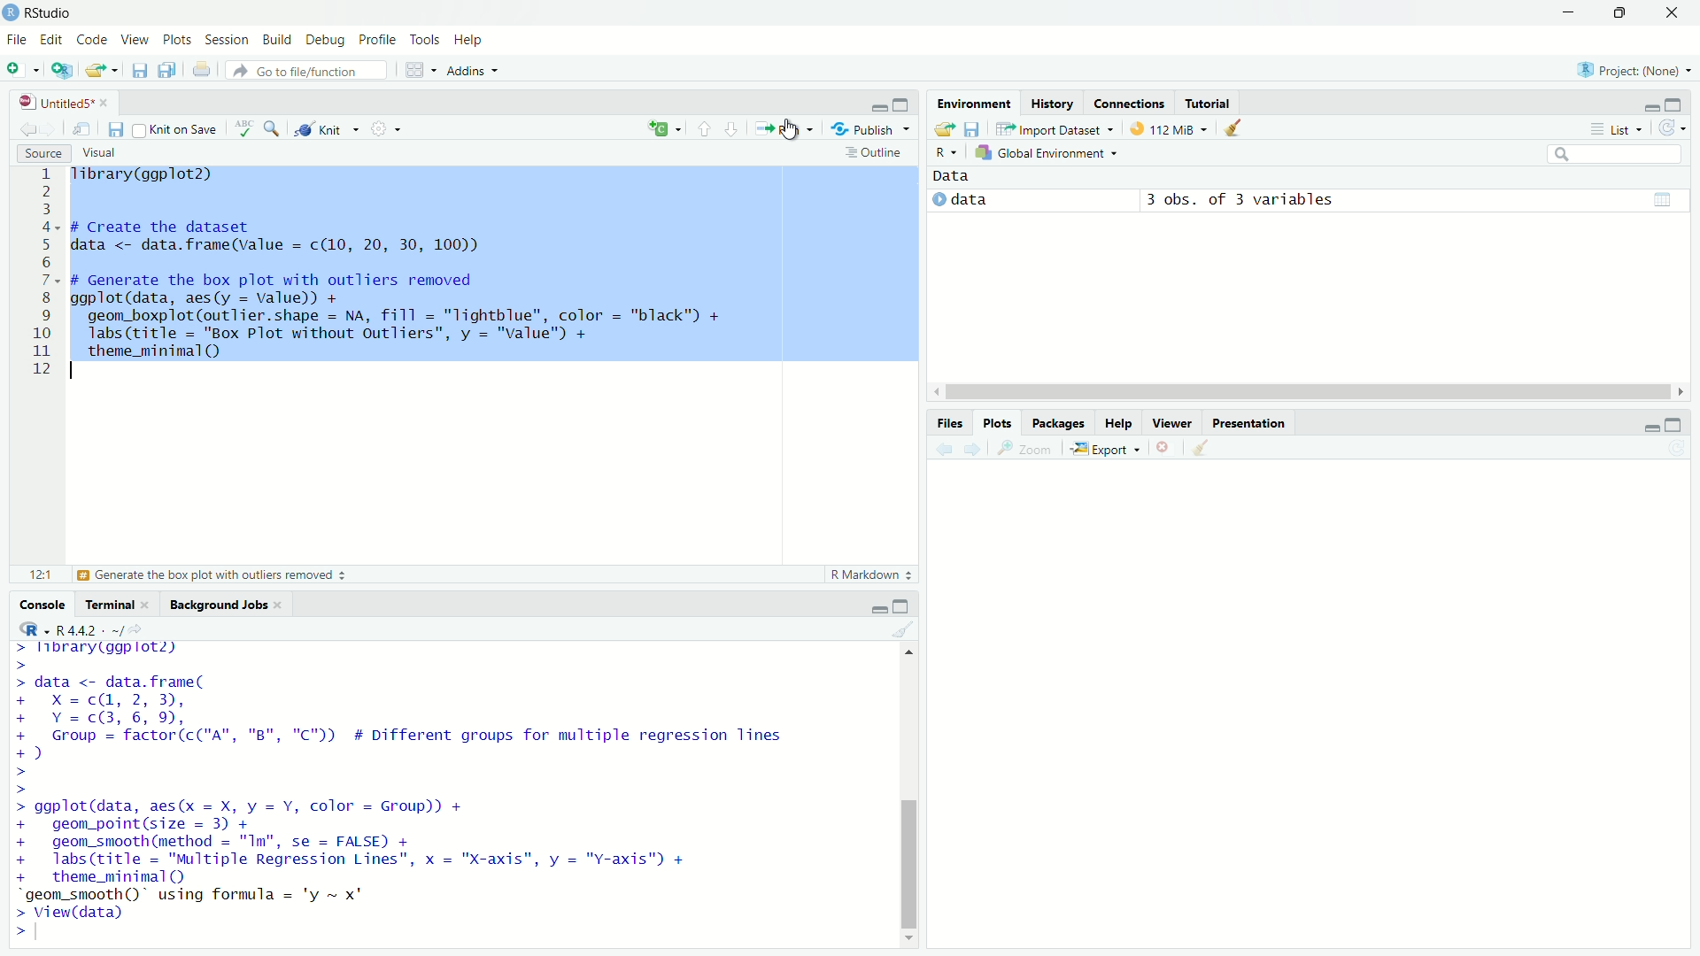 This screenshot has width=1700, height=956. I want to click on Console, so click(42, 605).